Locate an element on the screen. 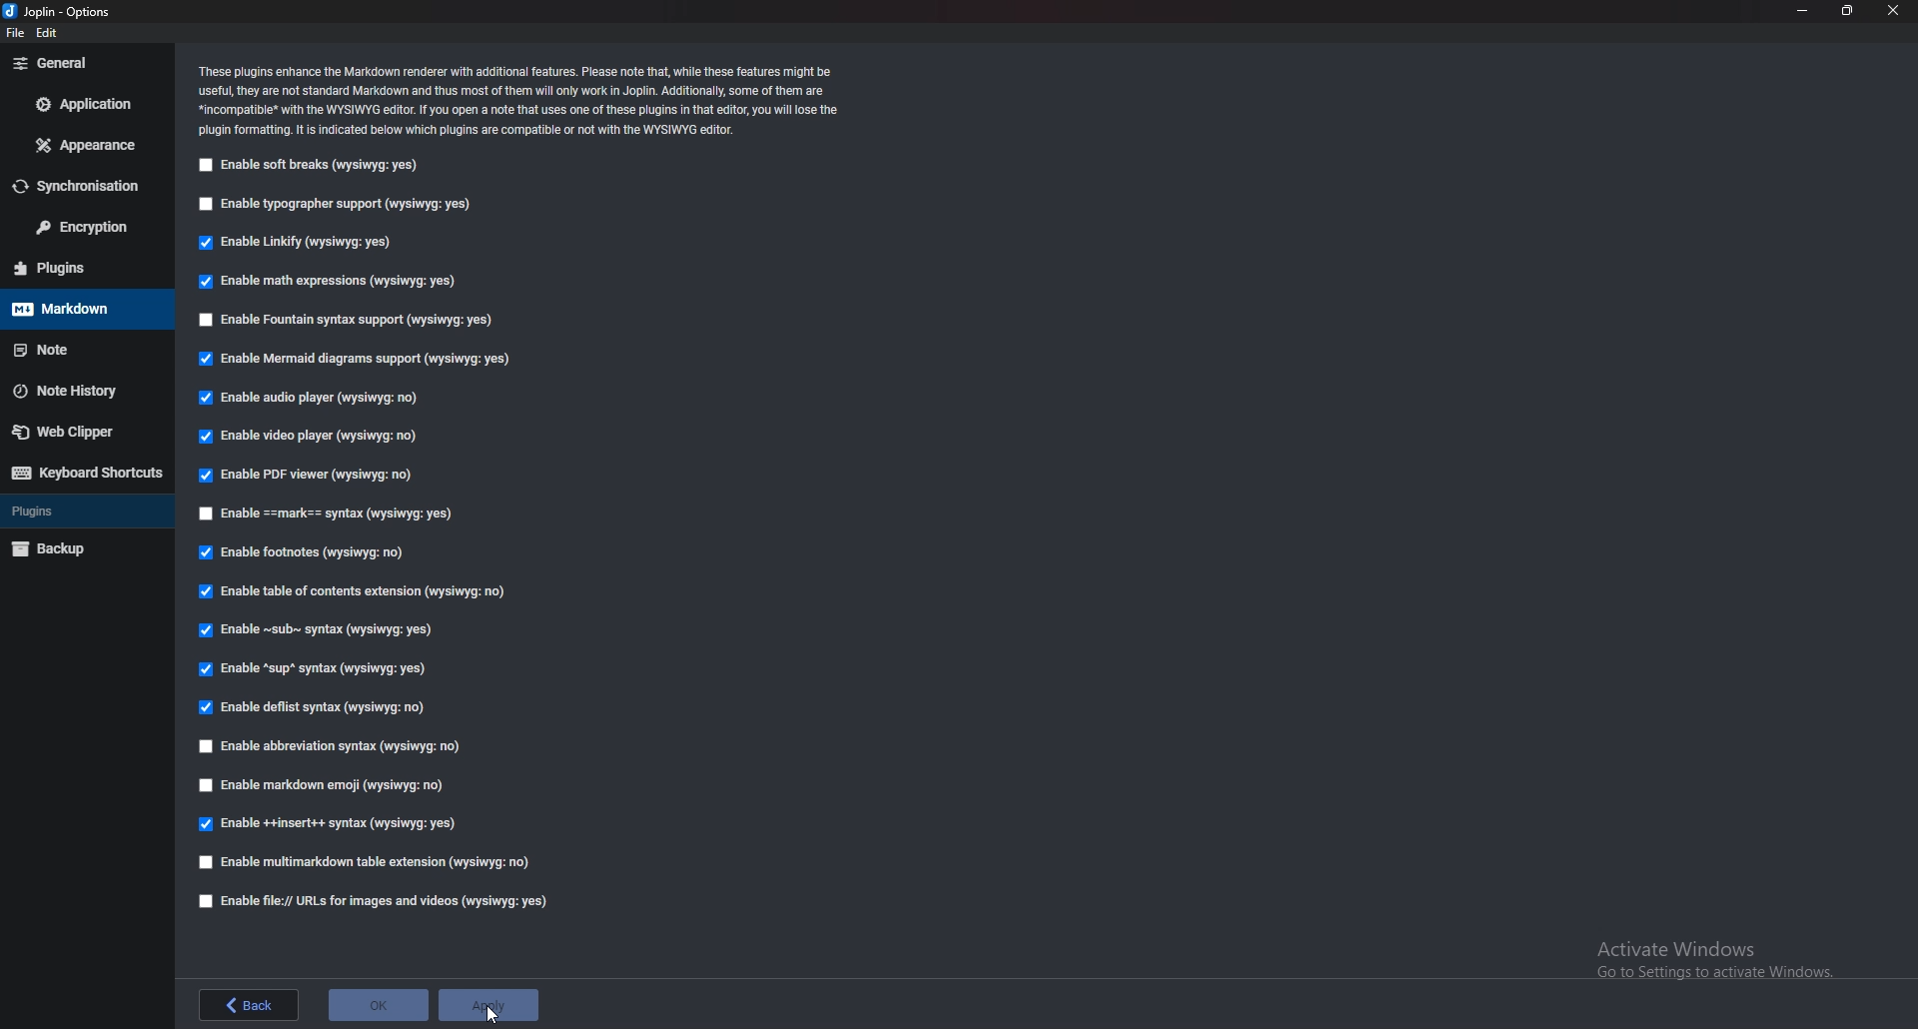  Enable Mark Syntax is located at coordinates (328, 514).